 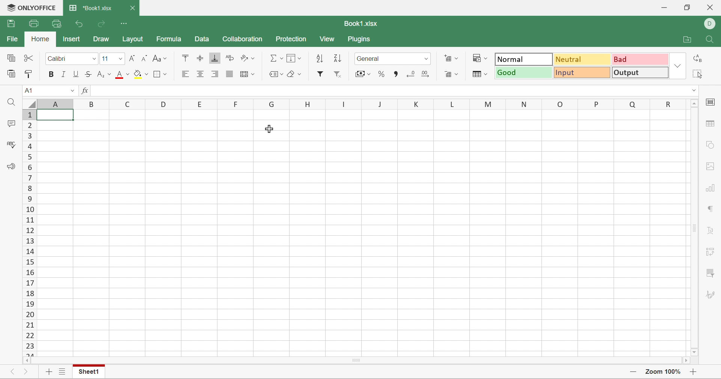 I want to click on Scroll Bar, so click(x=355, y=360).